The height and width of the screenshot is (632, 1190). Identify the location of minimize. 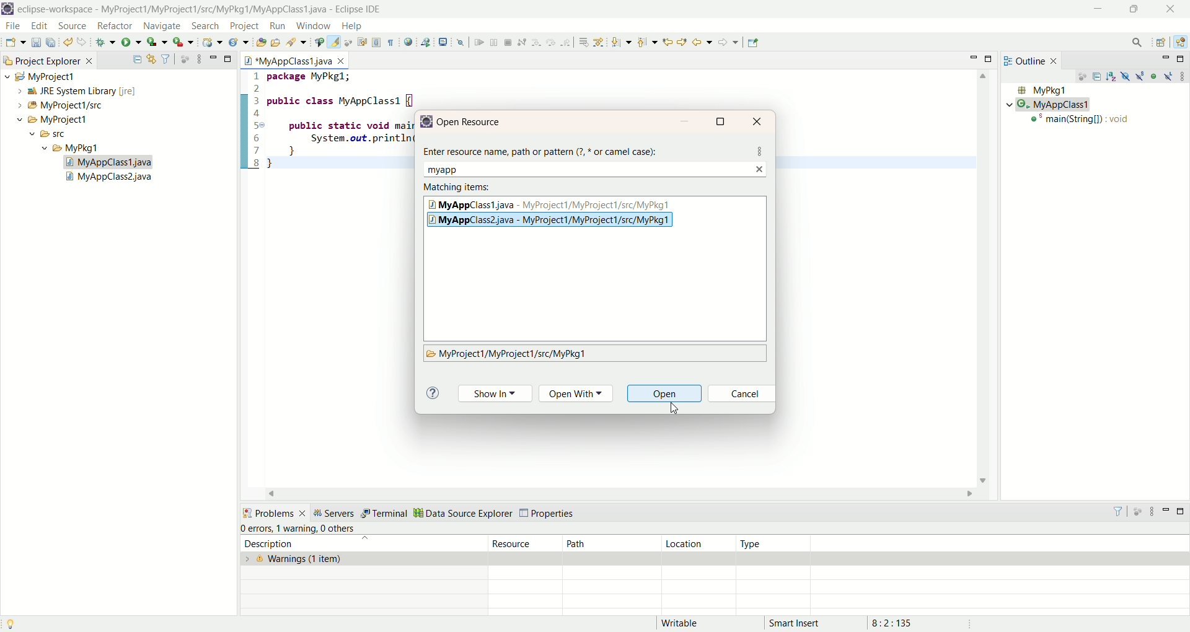
(1165, 59).